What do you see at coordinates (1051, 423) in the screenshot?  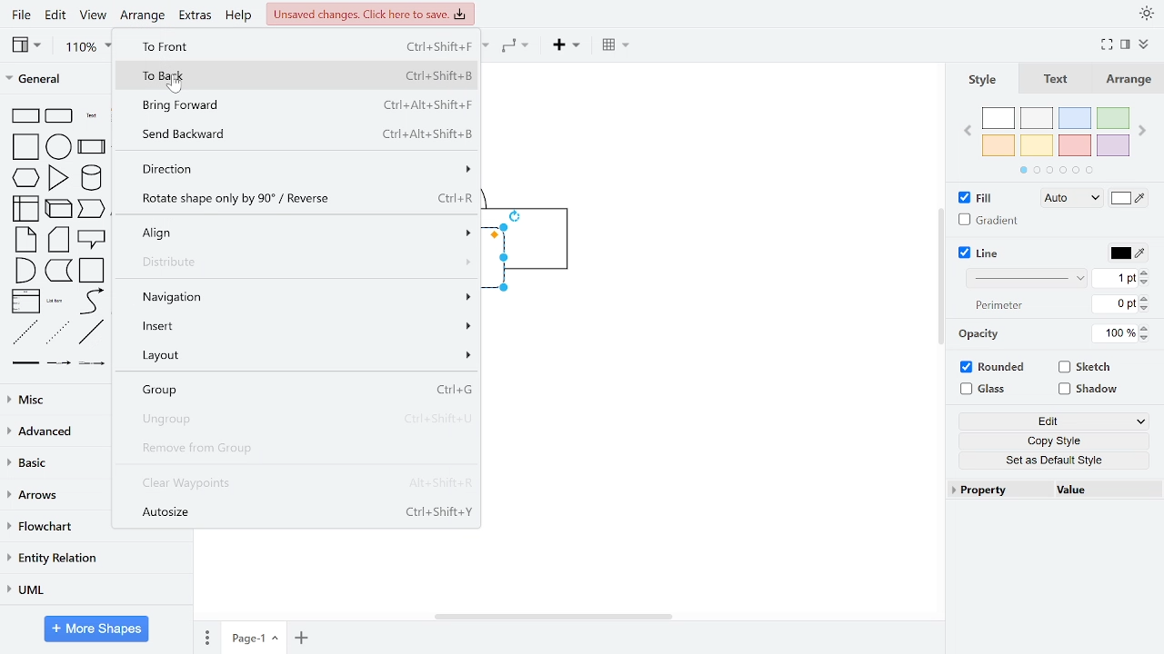 I see `edit` at bounding box center [1051, 423].